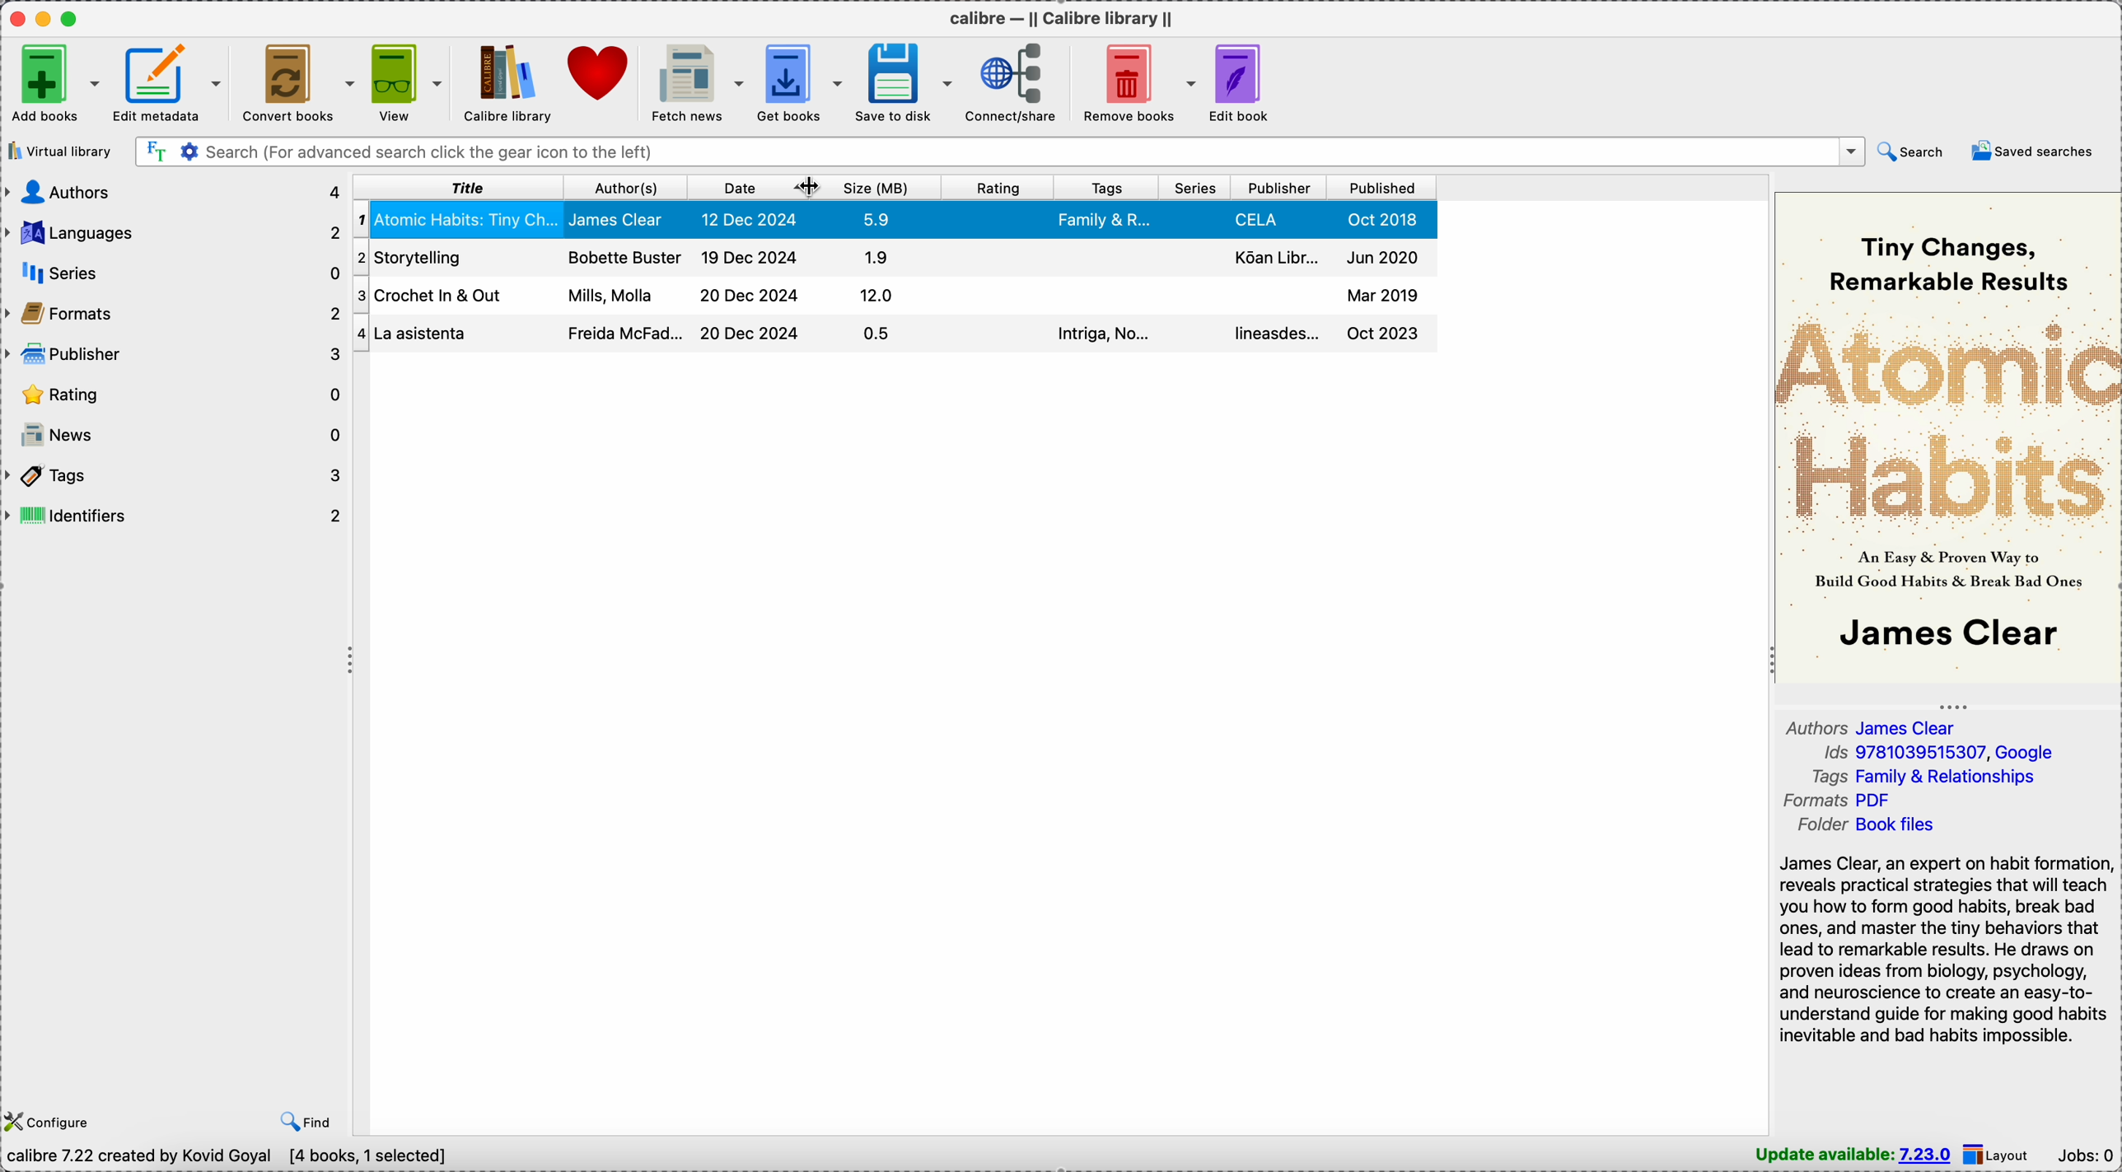  What do you see at coordinates (895, 220) in the screenshot?
I see `Atomic Habits: Tiny Changes book selected` at bounding box center [895, 220].